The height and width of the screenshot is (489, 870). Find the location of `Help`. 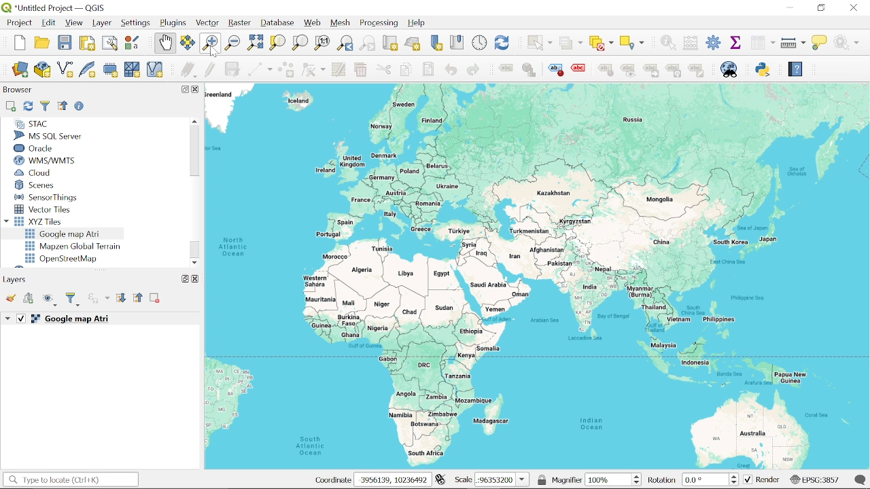

Help is located at coordinates (420, 24).